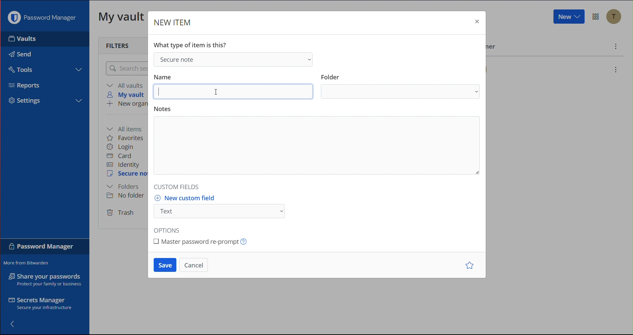 Image resolution: width=633 pixels, height=335 pixels. I want to click on Text (dropdown), so click(221, 211).